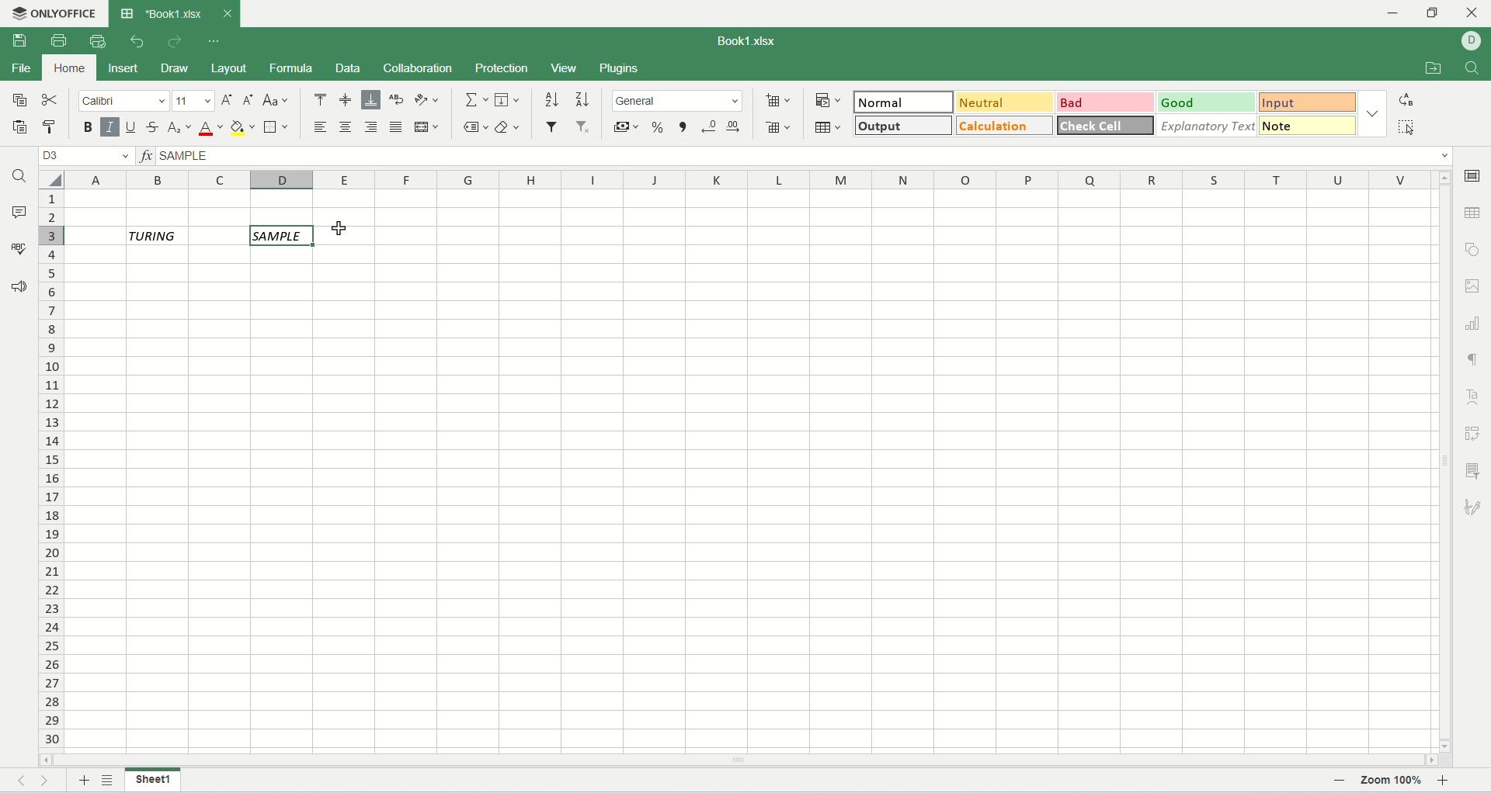 This screenshot has height=793, width=1491. I want to click on redo, so click(173, 42).